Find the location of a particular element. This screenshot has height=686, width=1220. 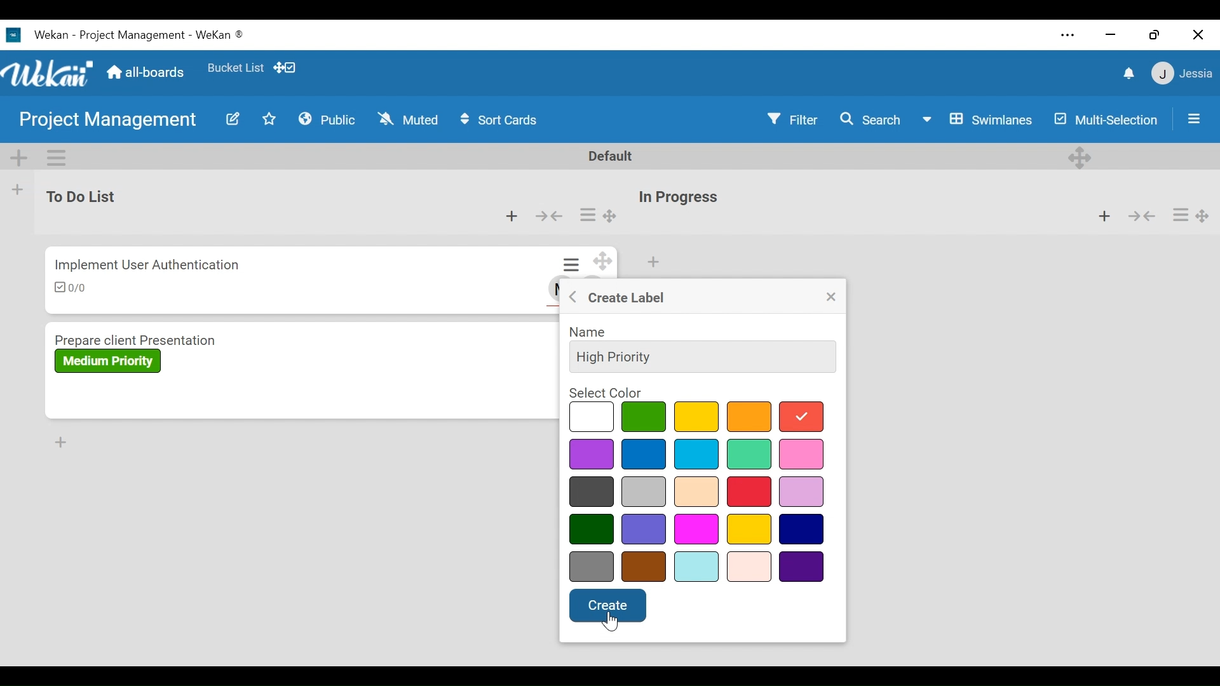

select color options is located at coordinates (698, 490).